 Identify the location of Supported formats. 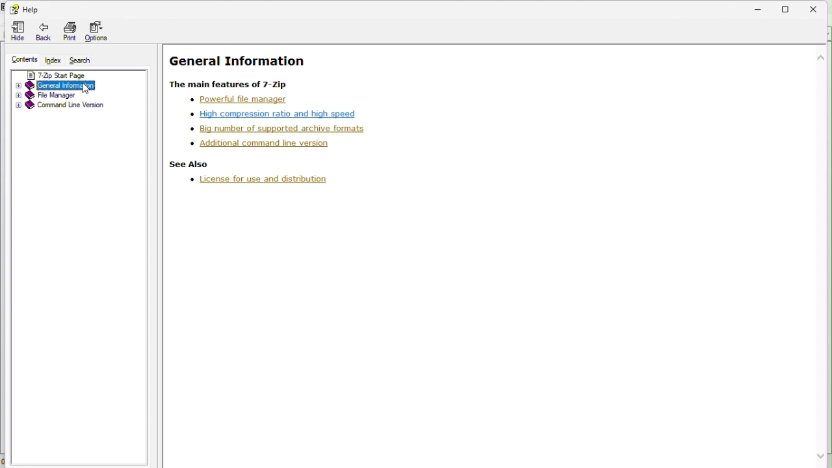
(277, 130).